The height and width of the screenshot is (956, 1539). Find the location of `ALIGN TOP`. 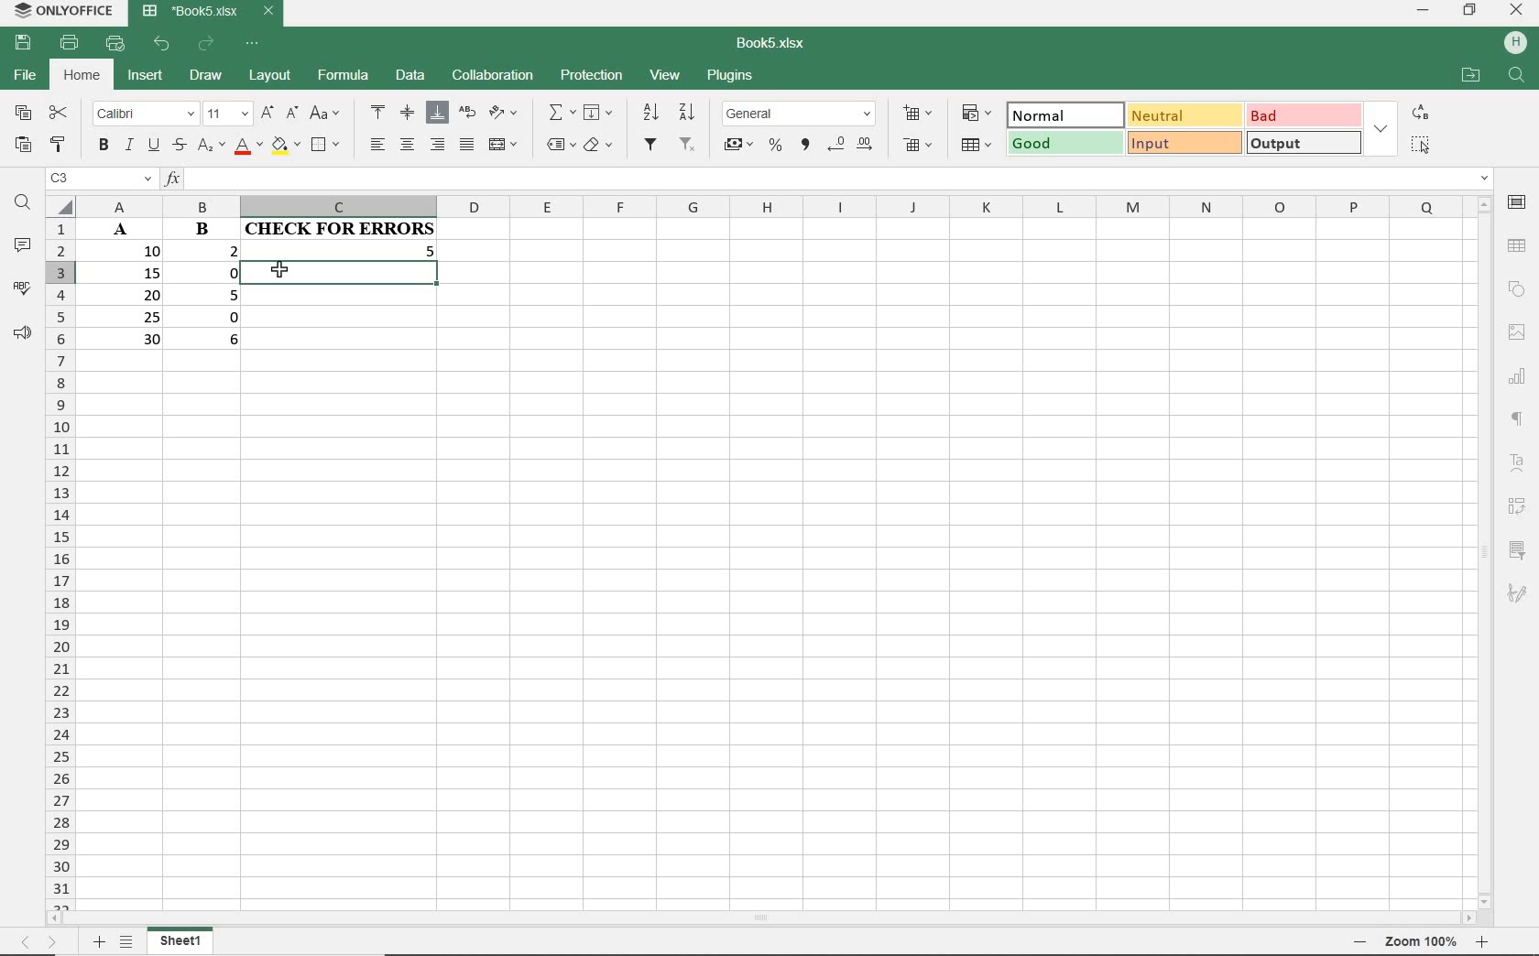

ALIGN TOP is located at coordinates (378, 112).